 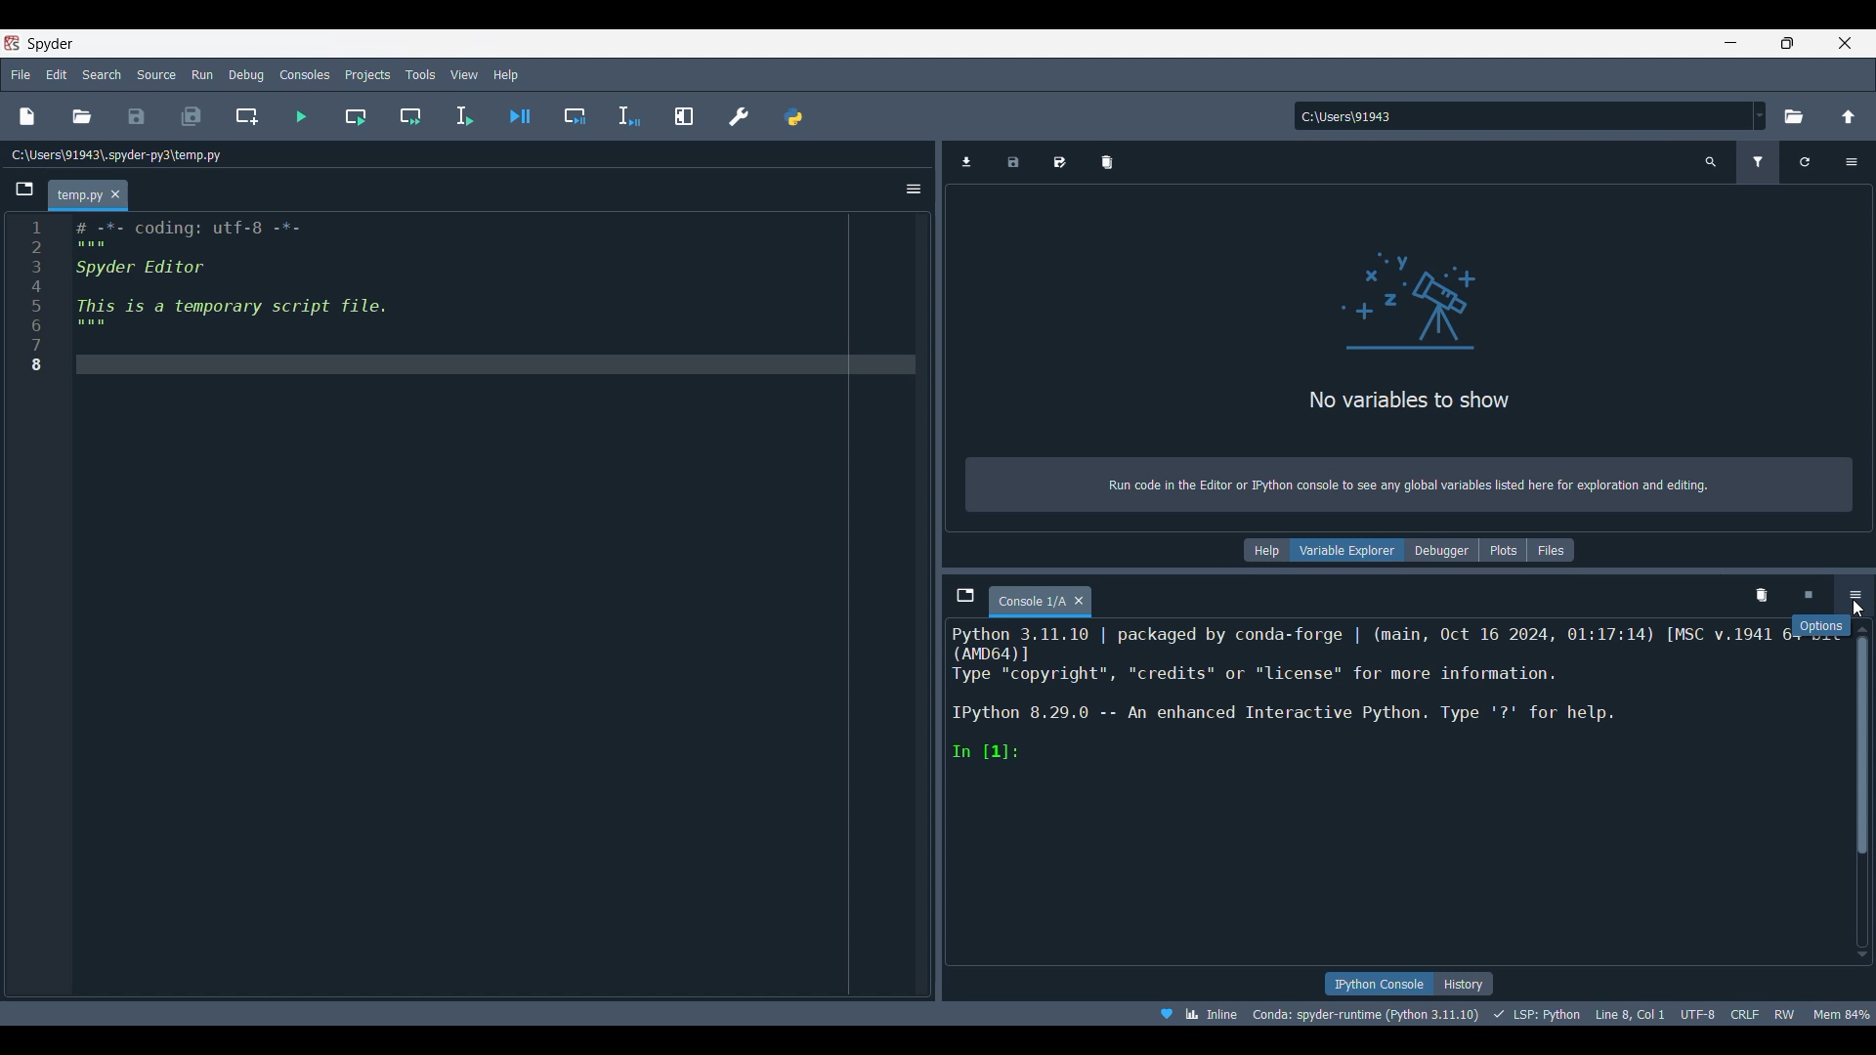 I want to click on Minimize, so click(x=1731, y=42).